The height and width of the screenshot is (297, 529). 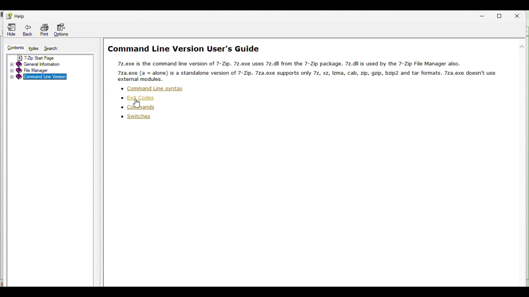 What do you see at coordinates (30, 30) in the screenshot?
I see `Back` at bounding box center [30, 30].